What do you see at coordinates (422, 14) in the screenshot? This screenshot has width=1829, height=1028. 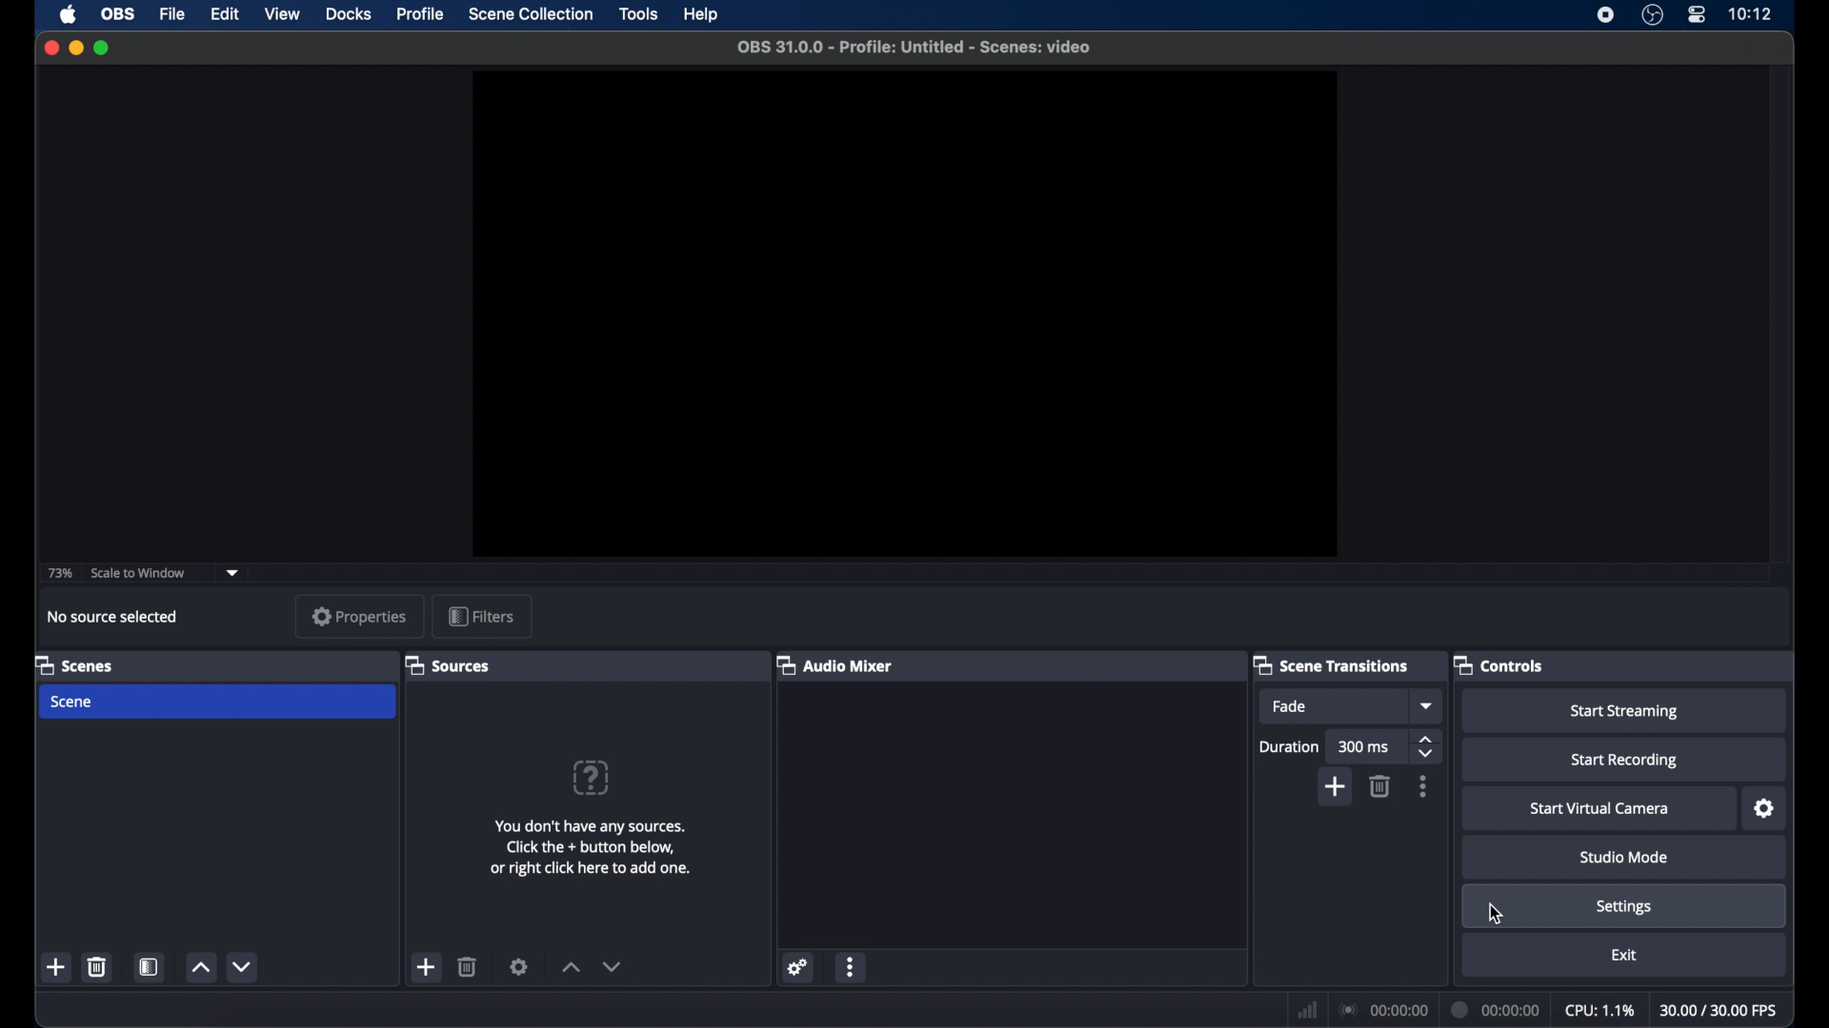 I see `profile` at bounding box center [422, 14].